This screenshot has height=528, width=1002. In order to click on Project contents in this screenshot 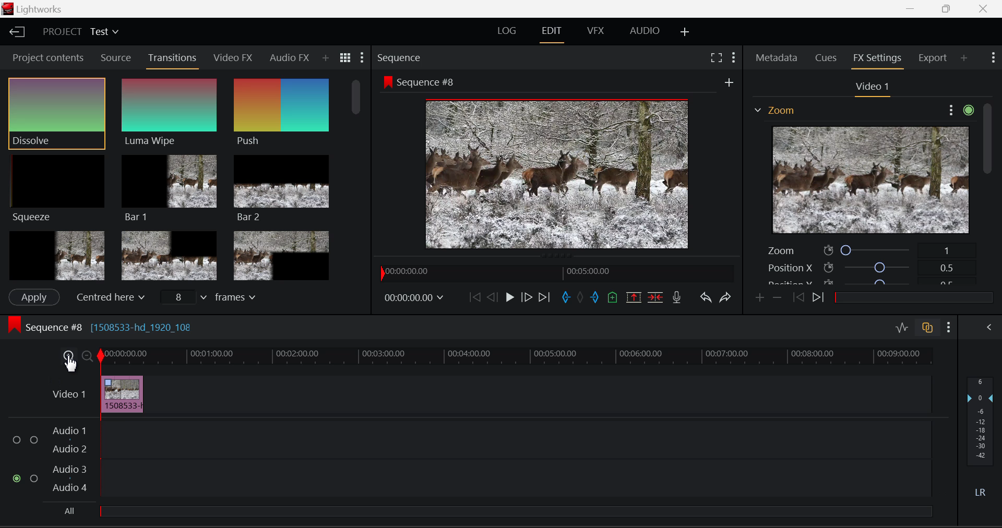, I will do `click(43, 58)`.